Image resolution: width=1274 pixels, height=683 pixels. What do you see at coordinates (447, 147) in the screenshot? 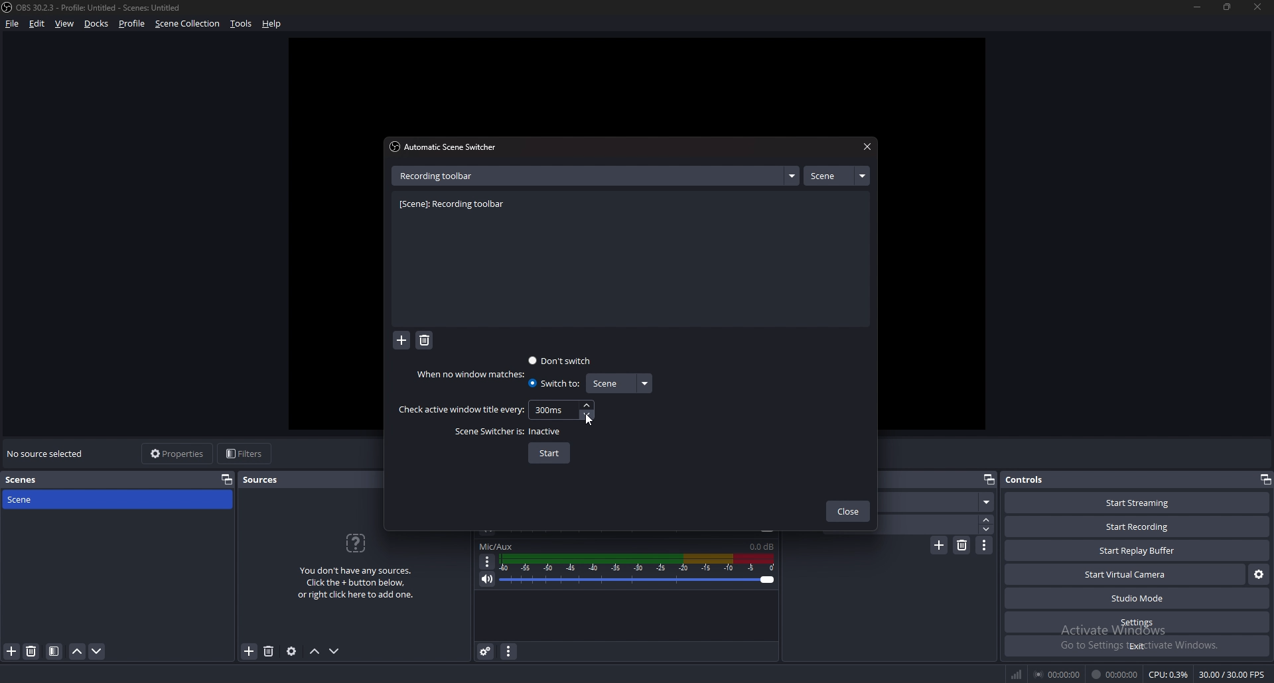
I see `automatic scene switcher` at bounding box center [447, 147].